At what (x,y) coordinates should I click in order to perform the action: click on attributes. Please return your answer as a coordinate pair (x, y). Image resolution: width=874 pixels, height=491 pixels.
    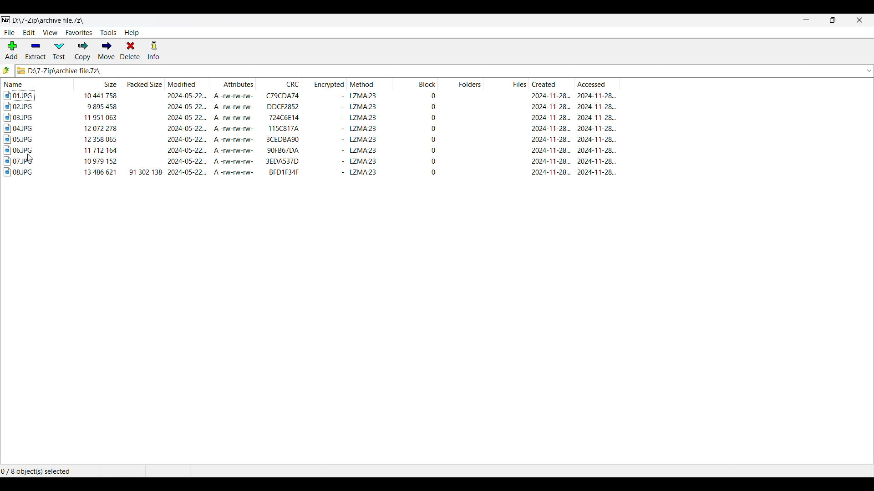
    Looking at the image, I should click on (233, 117).